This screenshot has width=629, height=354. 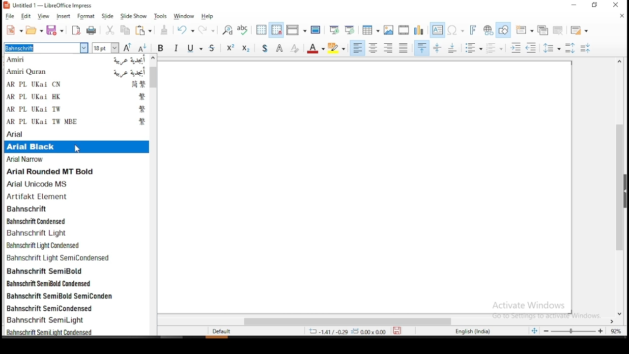 What do you see at coordinates (580, 28) in the screenshot?
I see `slide layout` at bounding box center [580, 28].